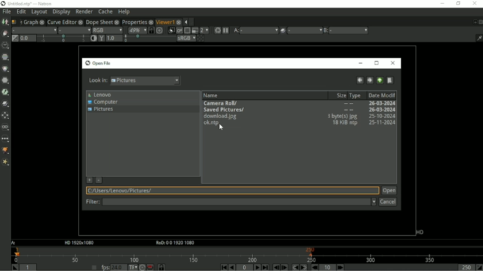 Image resolution: width=483 pixels, height=271 pixels. Describe the element at coordinates (232, 267) in the screenshot. I see `Play backward` at that location.